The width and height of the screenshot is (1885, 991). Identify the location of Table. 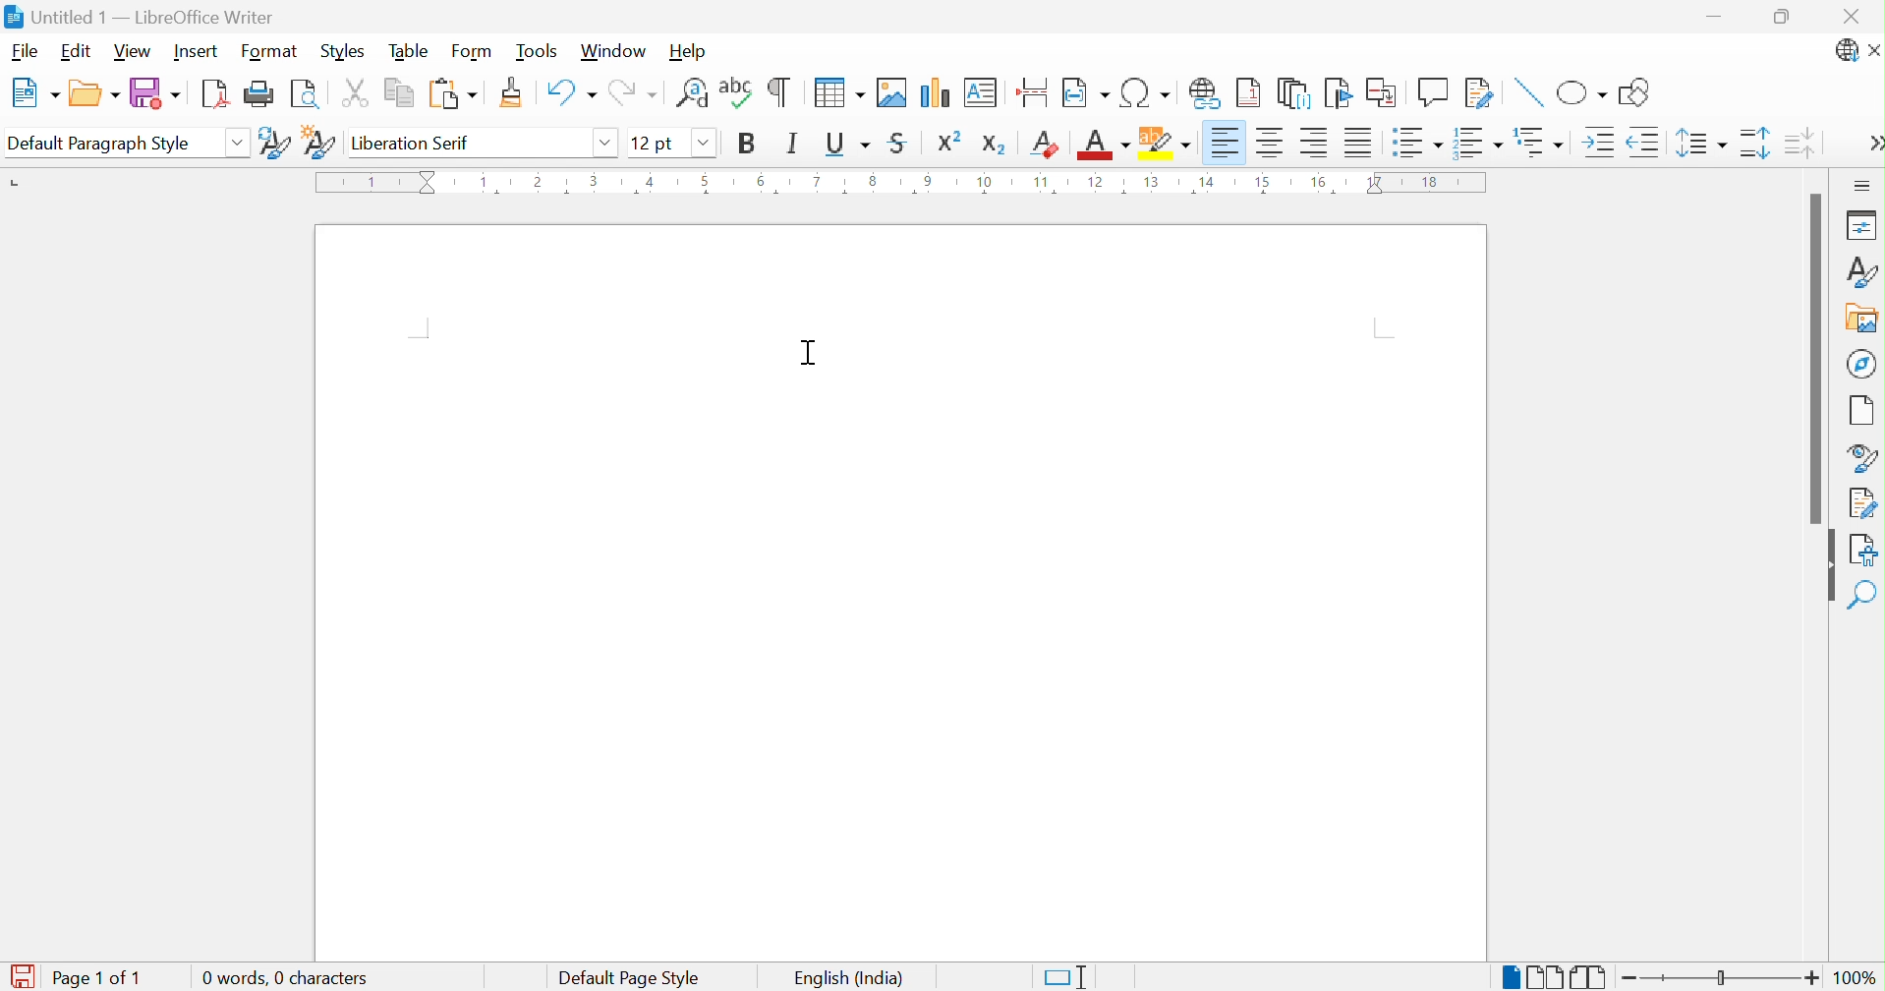
(407, 50).